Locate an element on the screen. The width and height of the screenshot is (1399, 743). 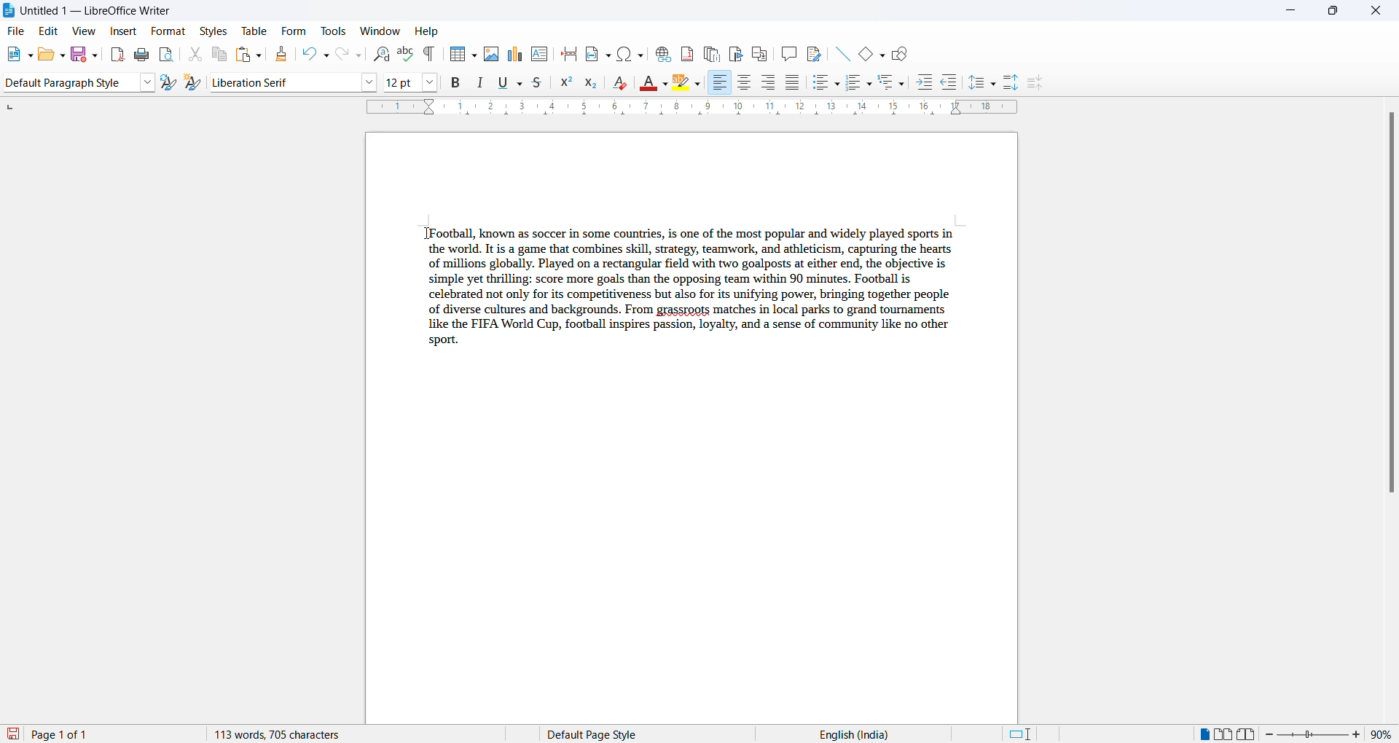
insert bookmark is located at coordinates (737, 54).